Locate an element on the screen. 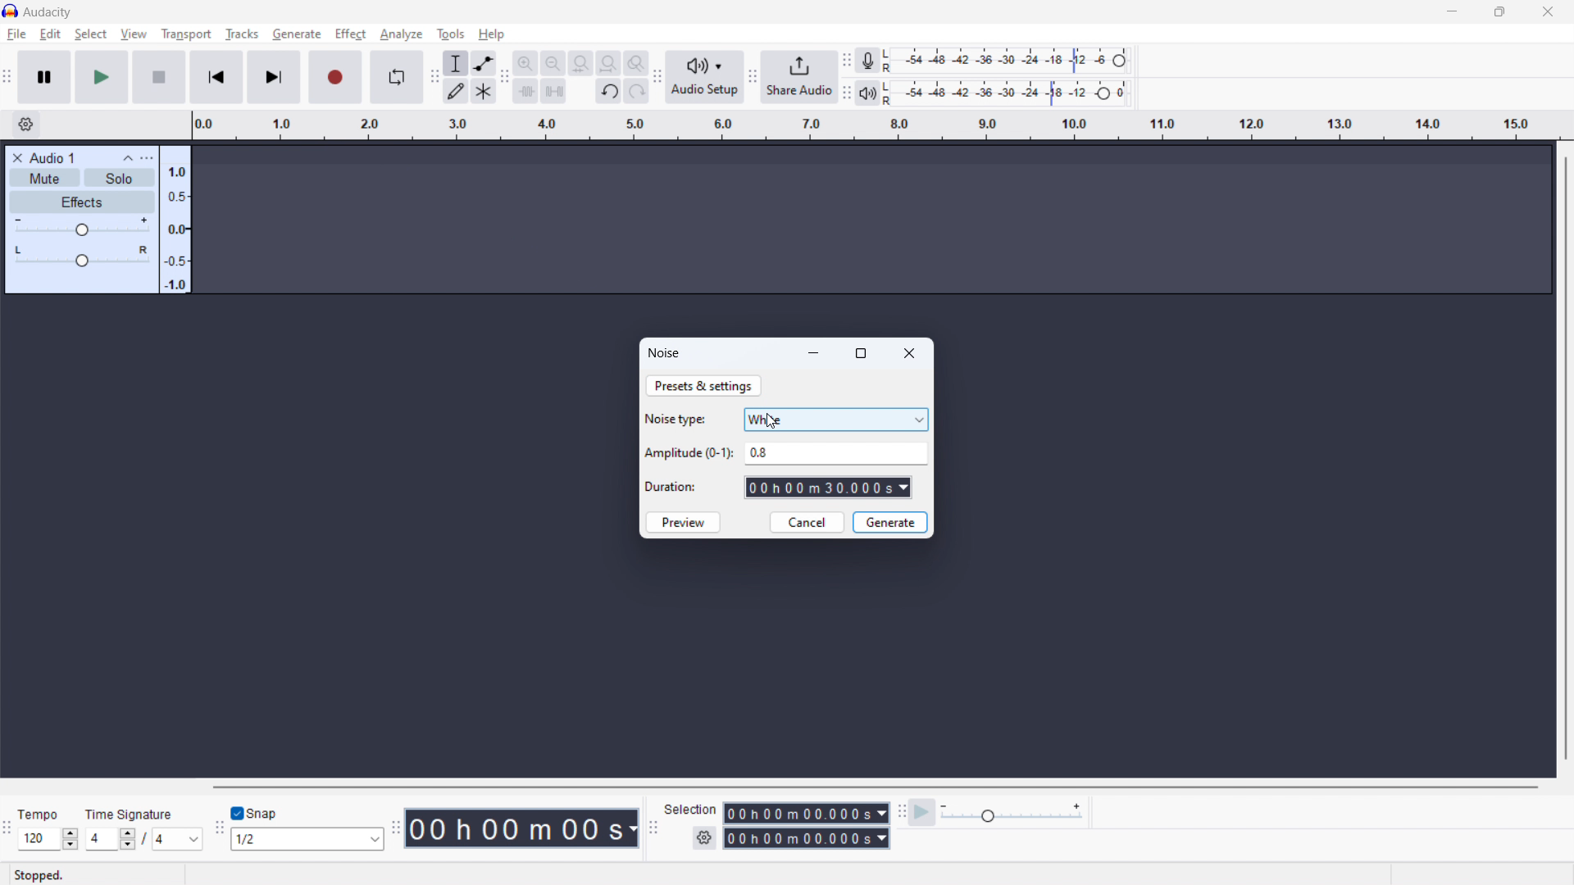  effect is located at coordinates (350, 34).